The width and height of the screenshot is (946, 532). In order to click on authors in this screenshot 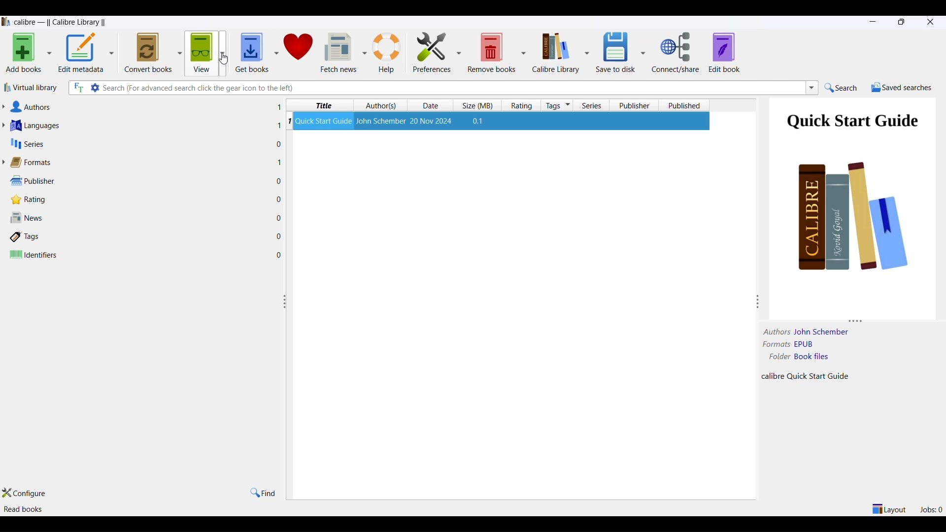, I will do `click(142, 105)`.